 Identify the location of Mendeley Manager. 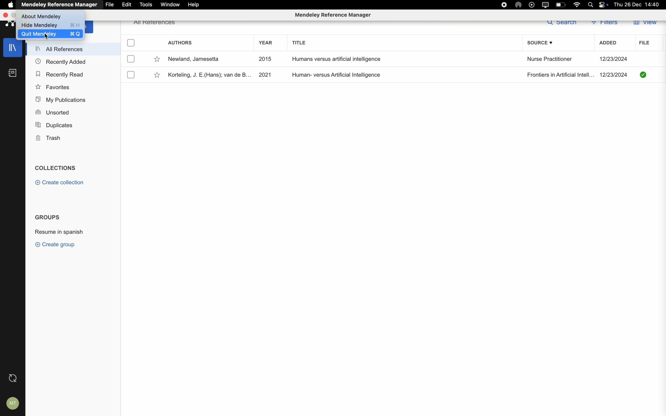
(334, 15).